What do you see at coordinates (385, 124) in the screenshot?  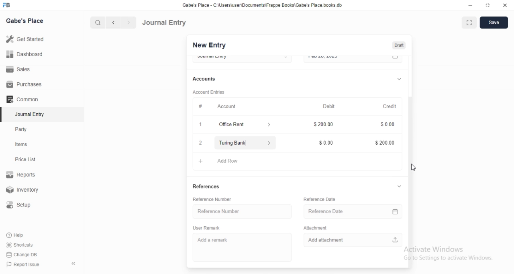 I see `` at bounding box center [385, 124].